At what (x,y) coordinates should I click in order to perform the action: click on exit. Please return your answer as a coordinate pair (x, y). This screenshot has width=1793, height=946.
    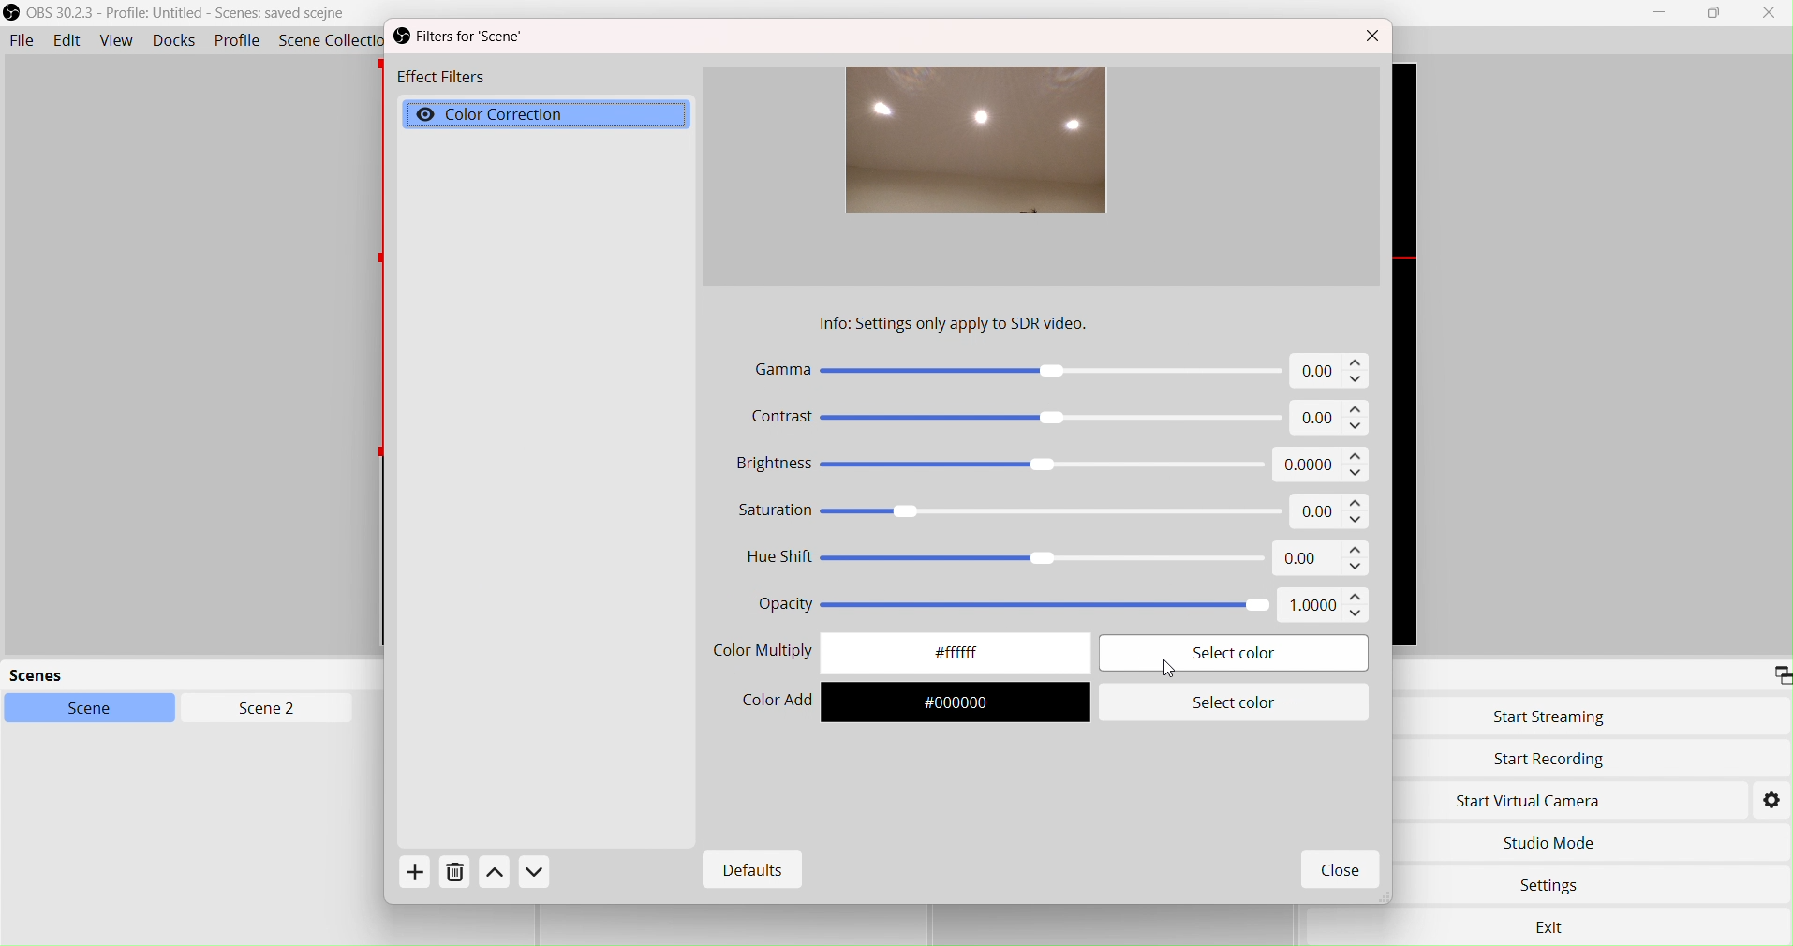
    Looking at the image, I should click on (1556, 925).